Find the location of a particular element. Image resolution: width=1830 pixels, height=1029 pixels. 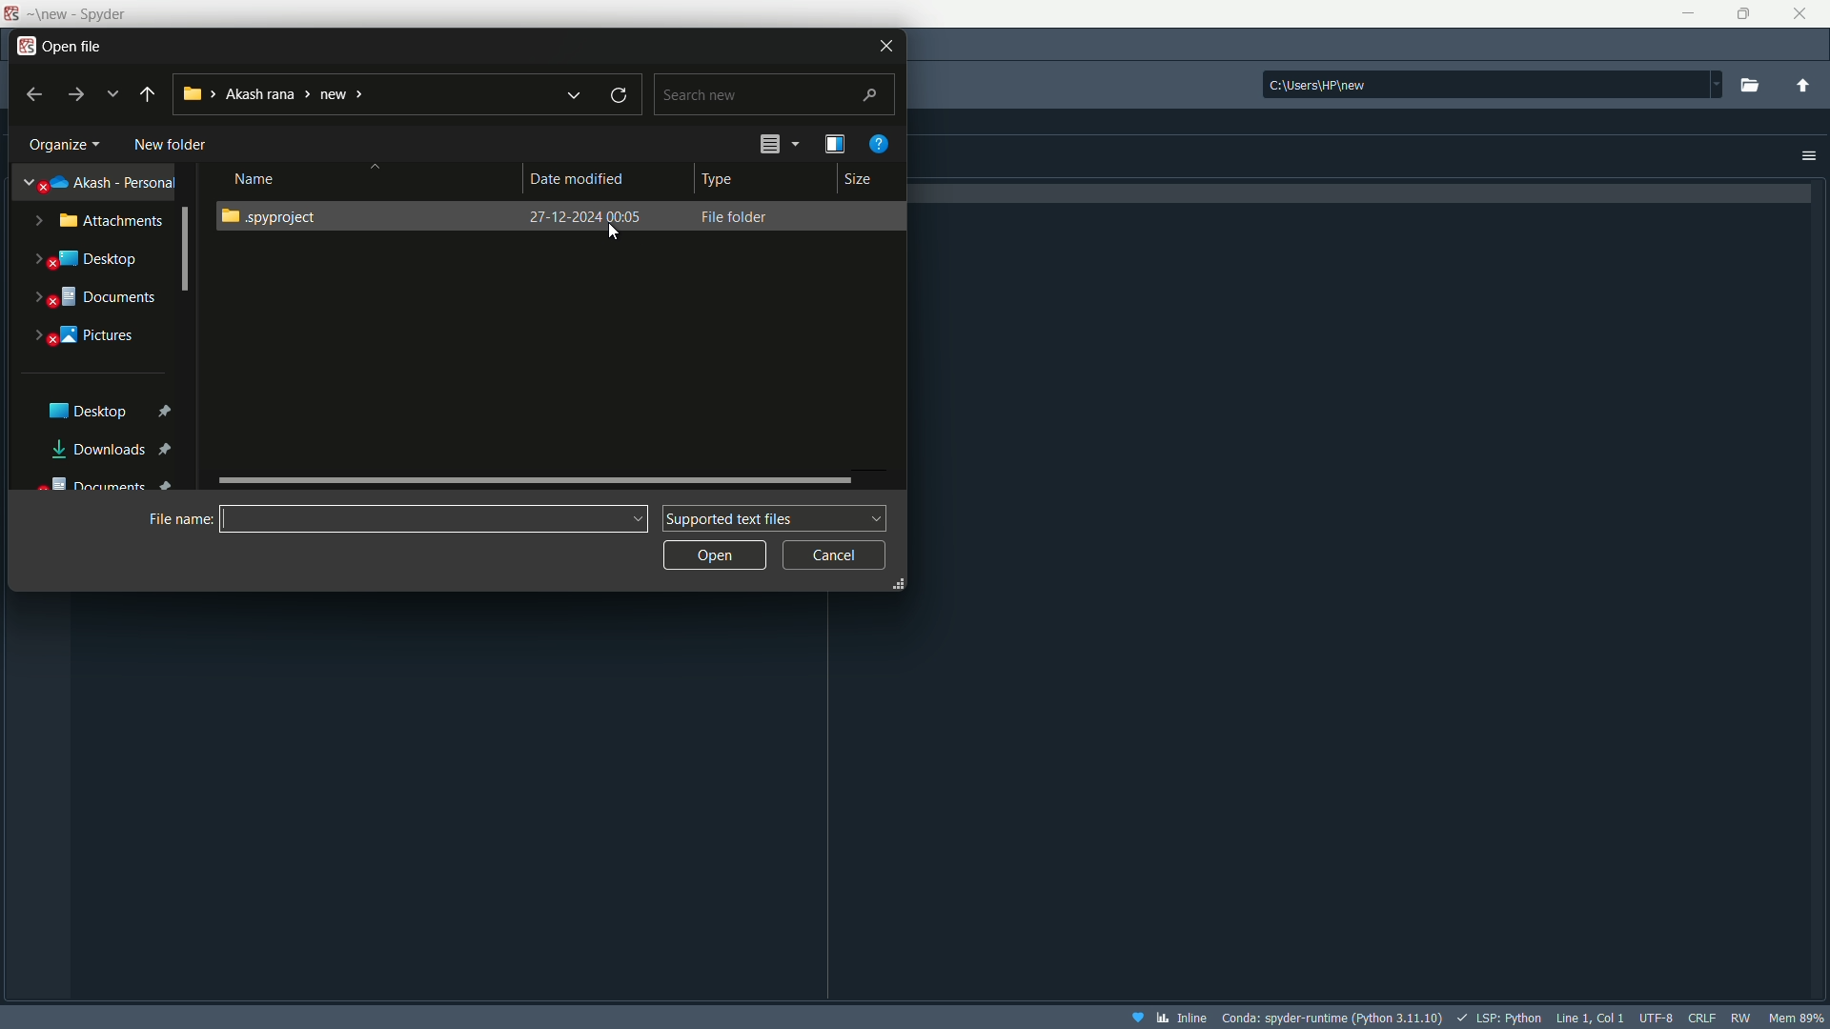

Logo is located at coordinates (11, 14).